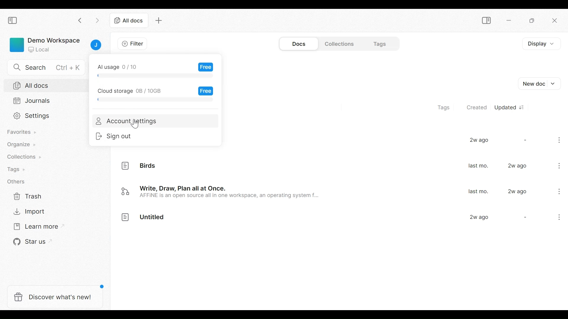 The image size is (568, 319). I want to click on Add New document, so click(540, 84).